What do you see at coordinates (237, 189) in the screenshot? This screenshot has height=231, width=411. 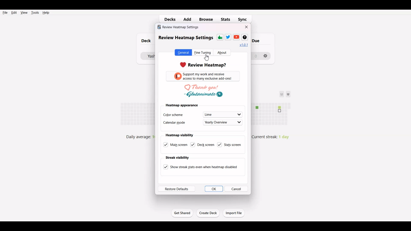 I see `Cancel` at bounding box center [237, 189].